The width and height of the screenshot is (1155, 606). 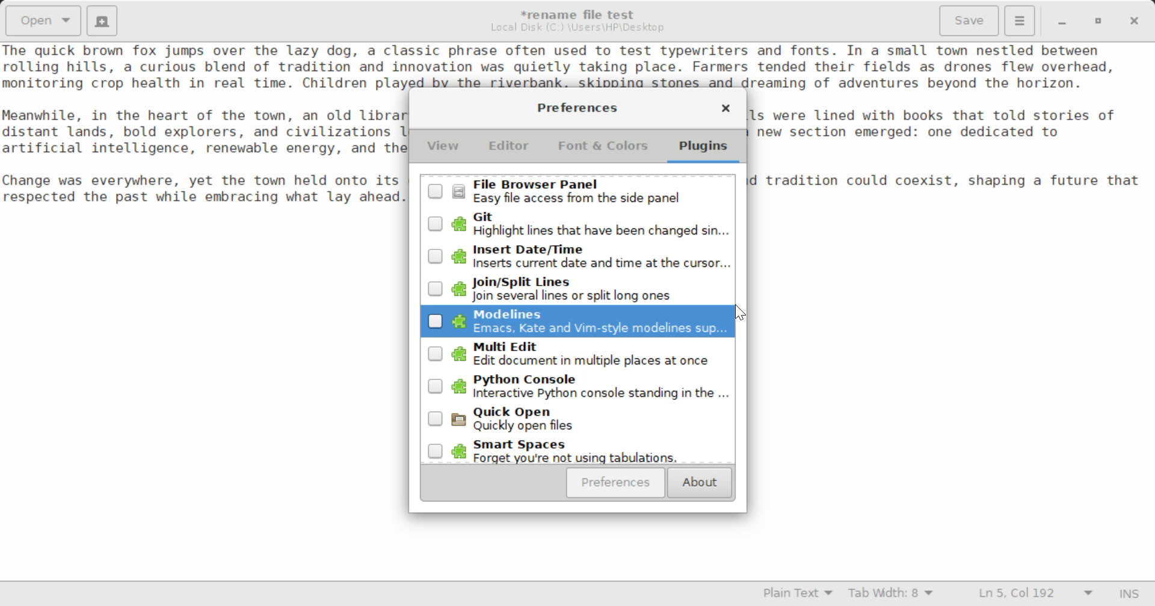 What do you see at coordinates (576, 452) in the screenshot?
I see `Unselected Smart Spaces` at bounding box center [576, 452].